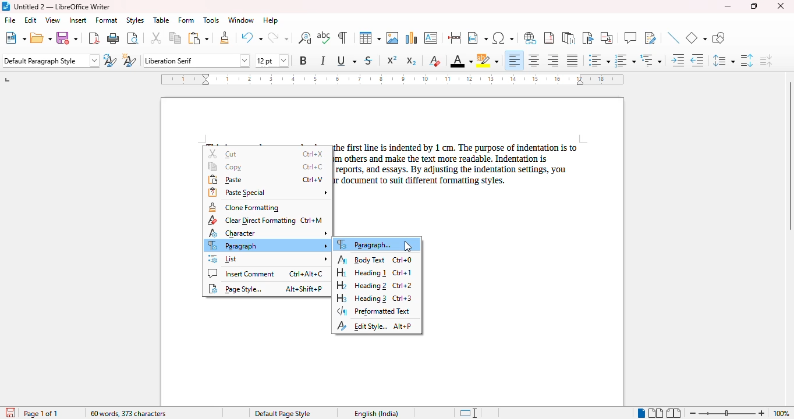  Describe the element at coordinates (625, 60) in the screenshot. I see `toggle ordered list` at that location.